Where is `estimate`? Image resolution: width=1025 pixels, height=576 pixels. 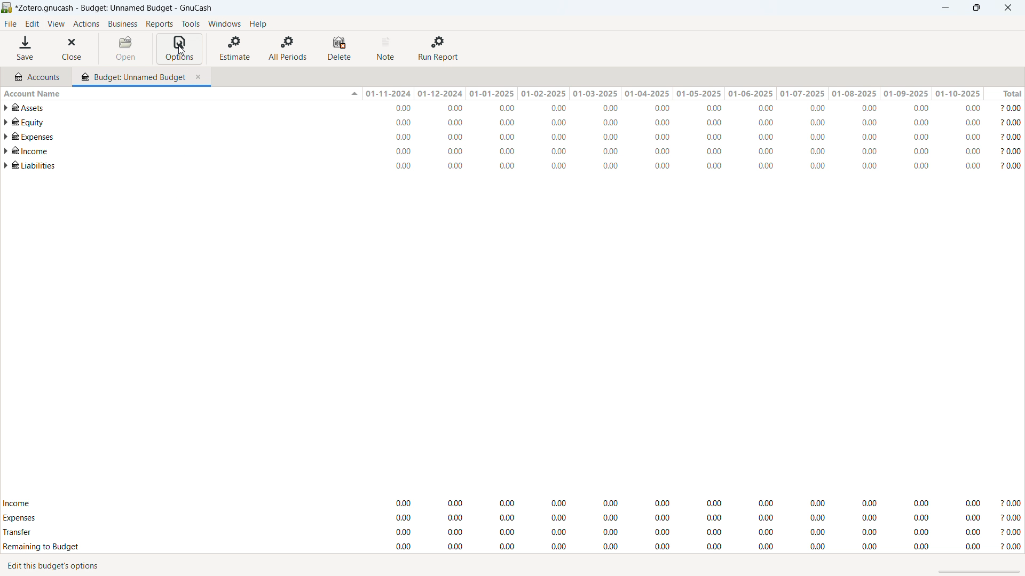
estimate is located at coordinates (236, 47).